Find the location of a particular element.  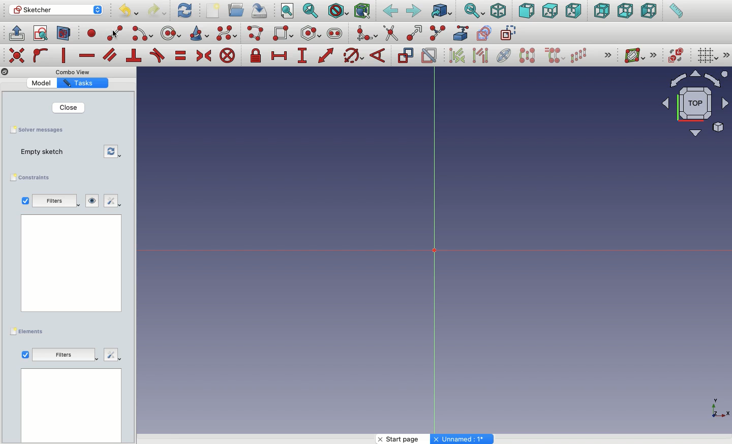

Forward is located at coordinates (414, 12).